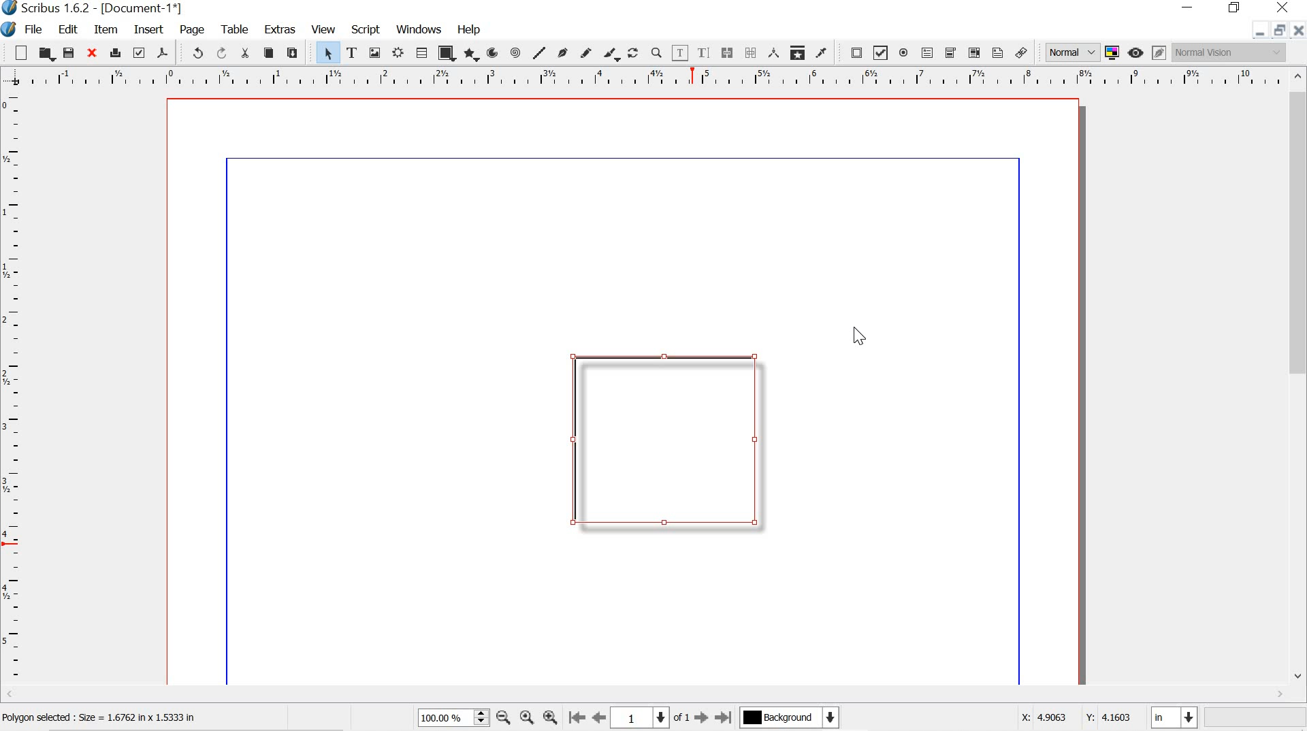  Describe the element at coordinates (646, 77) in the screenshot. I see `ruler` at that location.